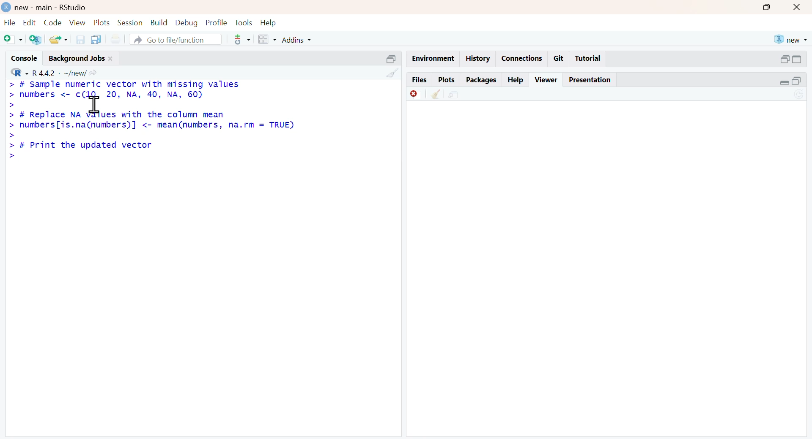 The image size is (812, 439). Describe the element at coordinates (52, 8) in the screenshot. I see `new - main - RStudio` at that location.